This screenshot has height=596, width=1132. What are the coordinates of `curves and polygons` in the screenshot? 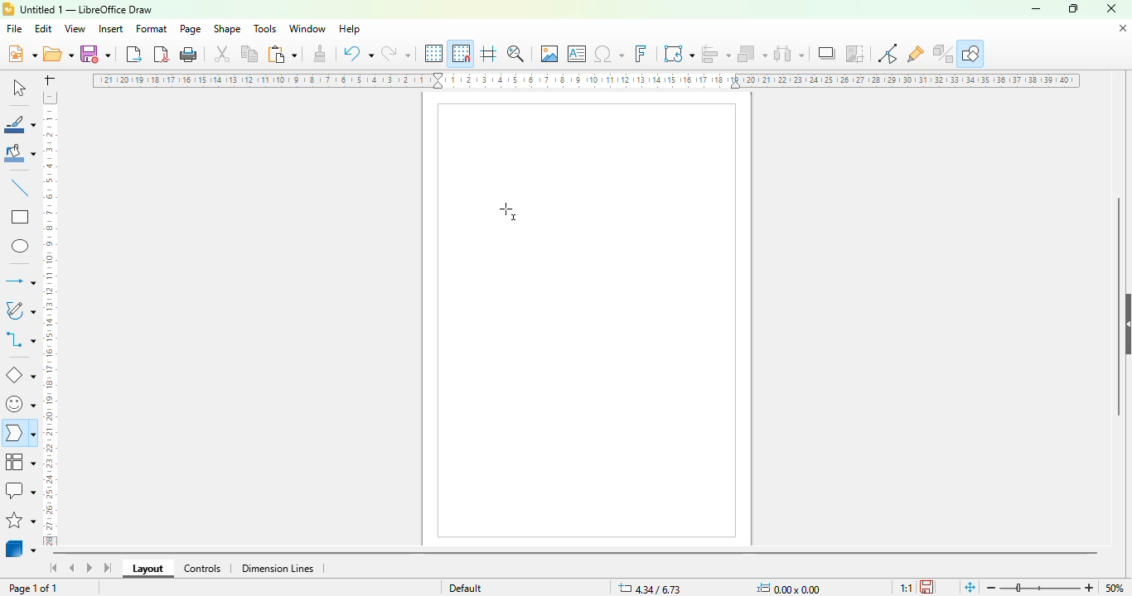 It's located at (19, 310).